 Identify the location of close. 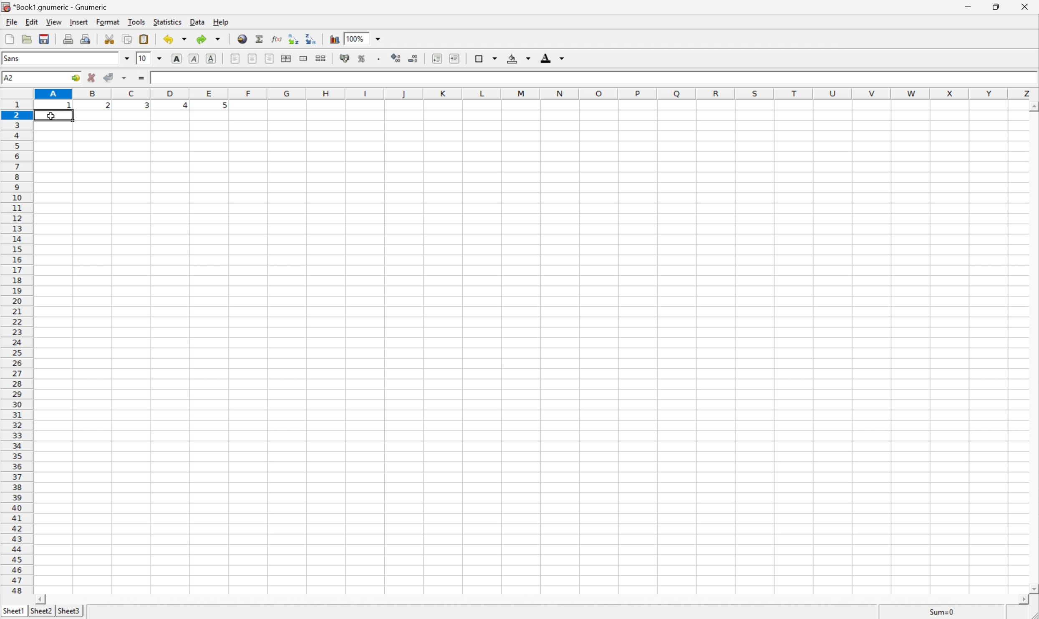
(1026, 8).